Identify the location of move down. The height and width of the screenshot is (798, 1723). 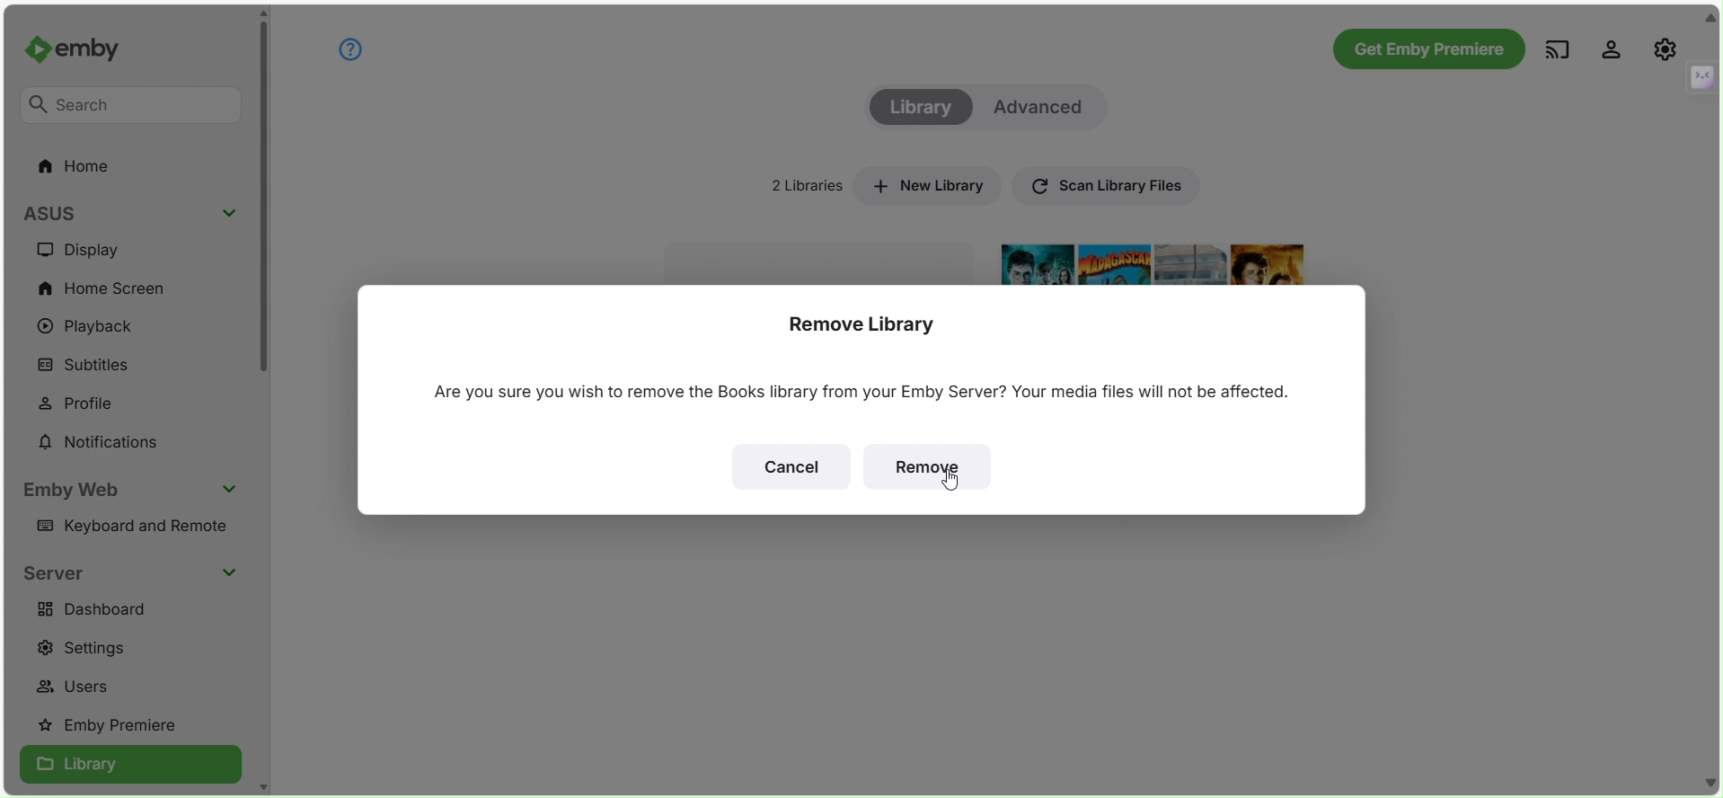
(262, 785).